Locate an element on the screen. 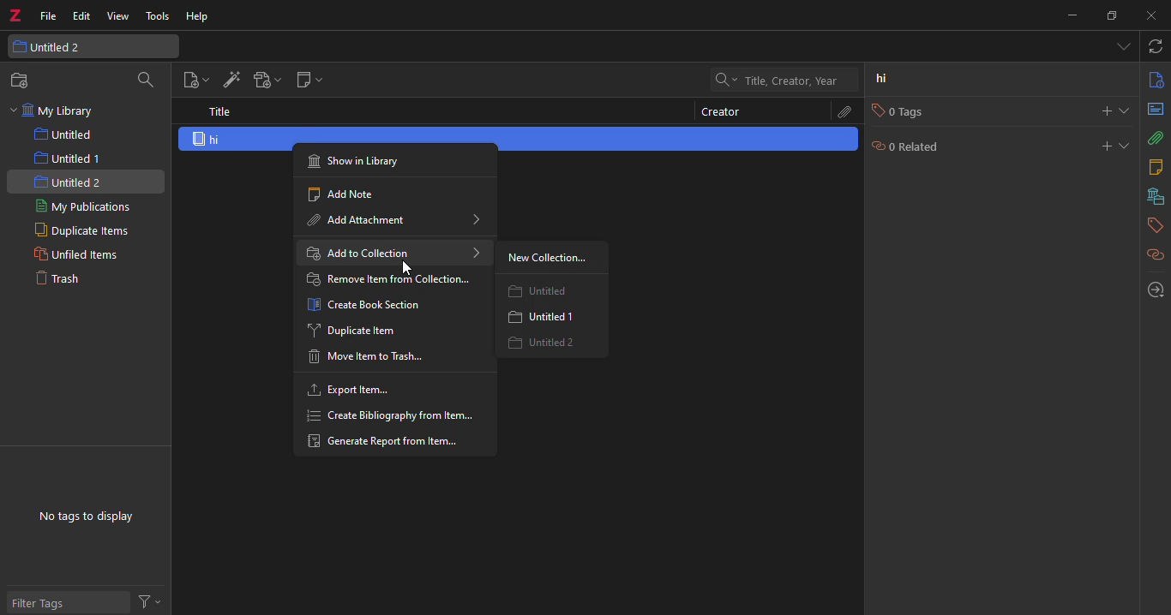 The width and height of the screenshot is (1171, 615). add is located at coordinates (1101, 110).